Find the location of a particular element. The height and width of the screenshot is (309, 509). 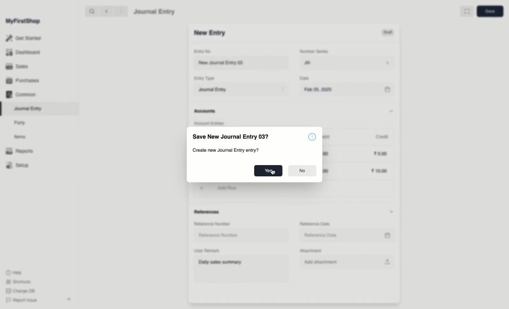

Setup is located at coordinates (18, 166).